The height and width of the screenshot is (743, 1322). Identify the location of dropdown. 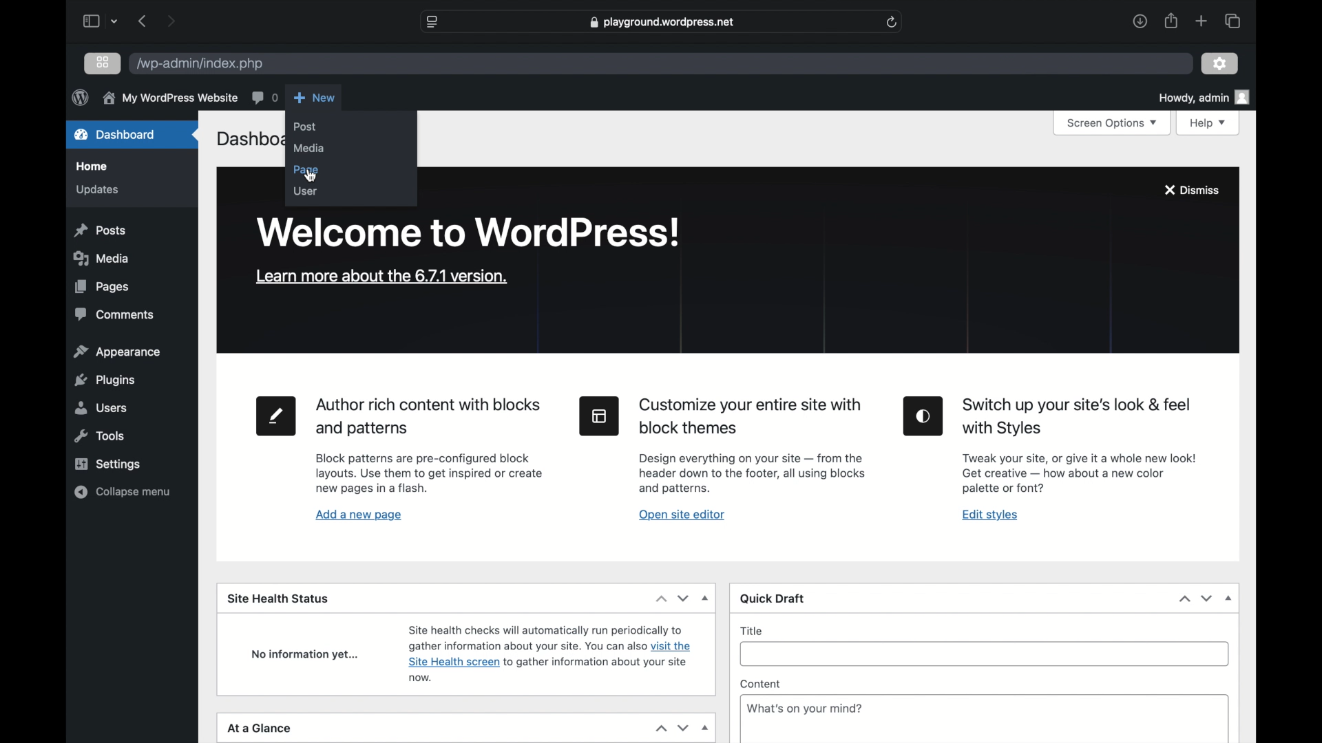
(115, 21).